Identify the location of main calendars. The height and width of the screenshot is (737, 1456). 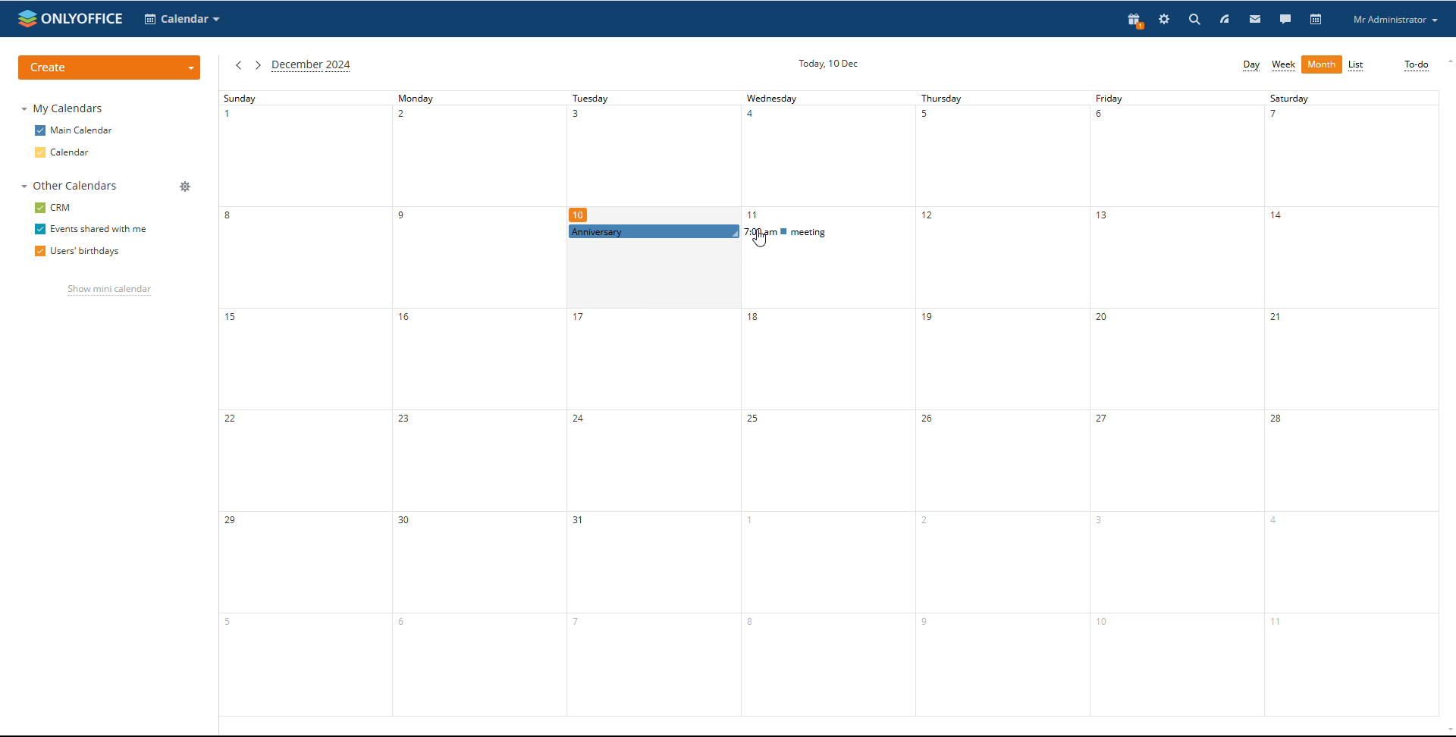
(74, 130).